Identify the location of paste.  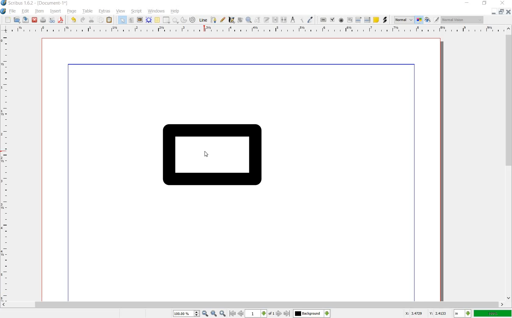
(109, 20).